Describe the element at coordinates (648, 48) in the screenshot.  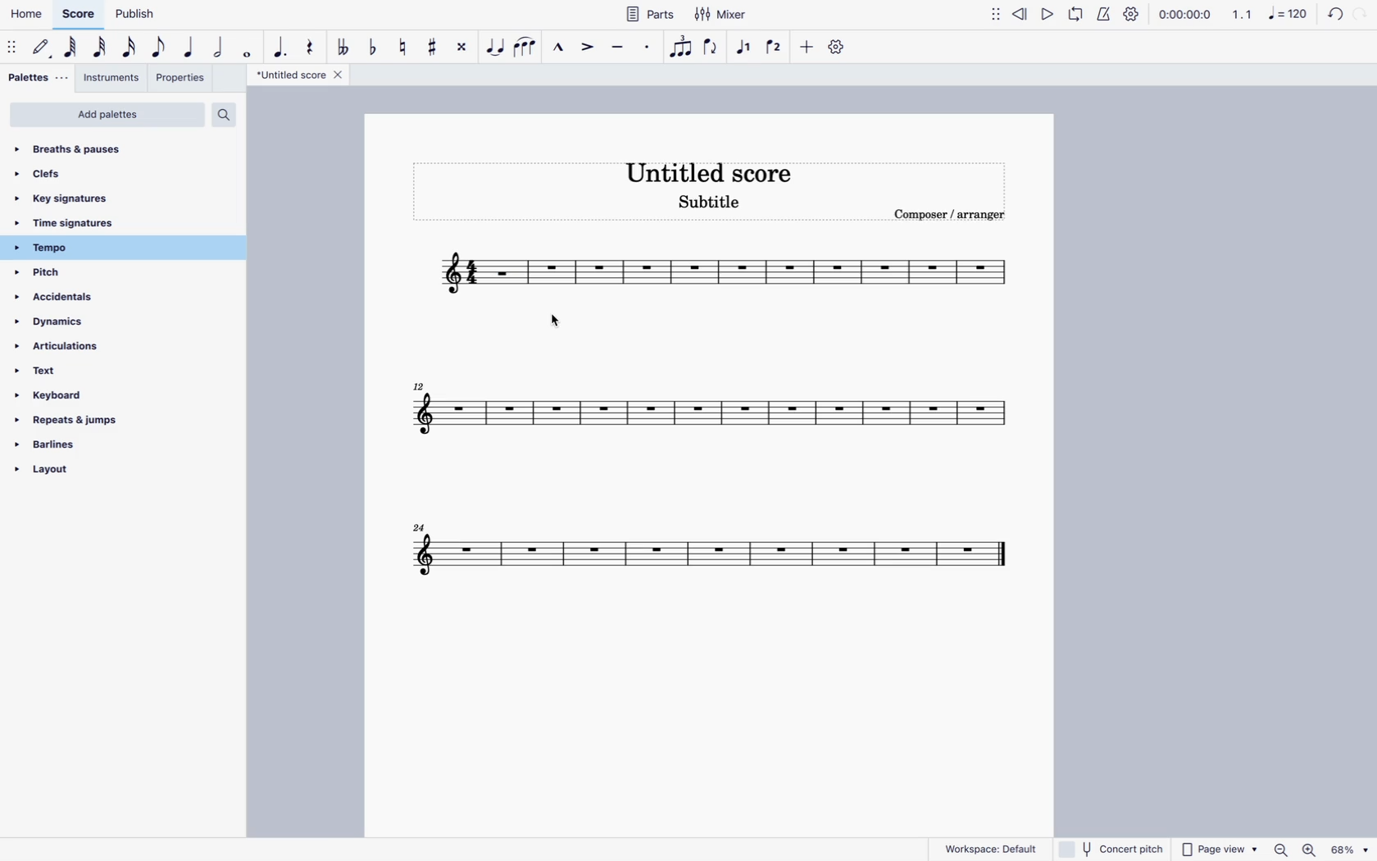
I see `staccato` at that location.